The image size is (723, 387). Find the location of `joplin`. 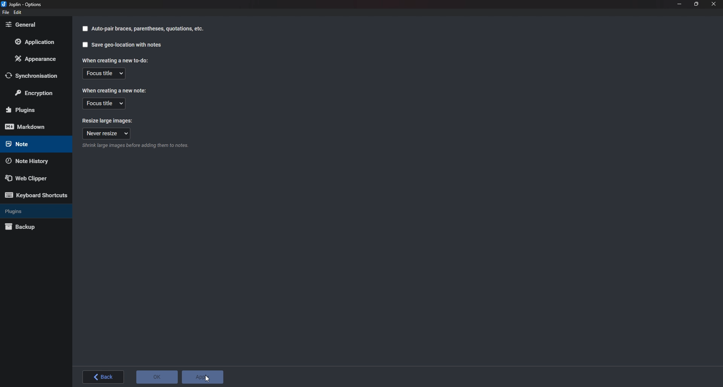

joplin is located at coordinates (24, 4).